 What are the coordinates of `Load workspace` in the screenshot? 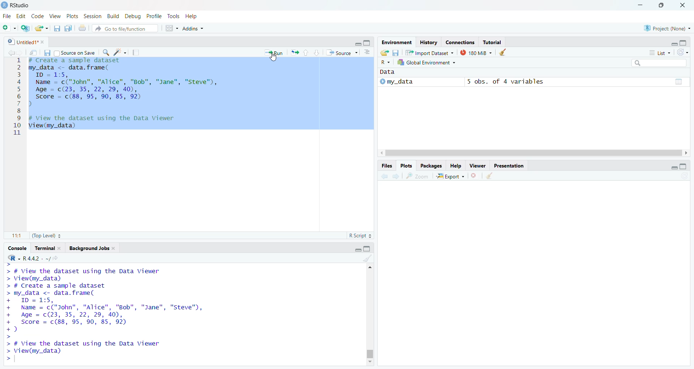 It's located at (386, 53).